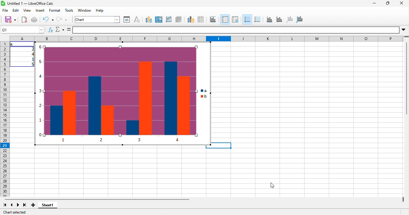 The width and height of the screenshot is (409, 215). What do you see at coordinates (272, 185) in the screenshot?
I see `cursor` at bounding box center [272, 185].